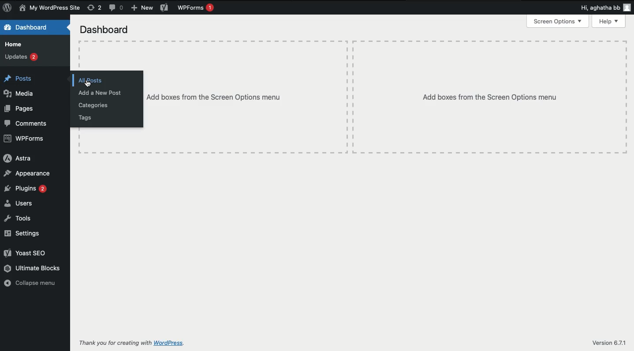  What do you see at coordinates (27, 28) in the screenshot?
I see `Dashboard` at bounding box center [27, 28].